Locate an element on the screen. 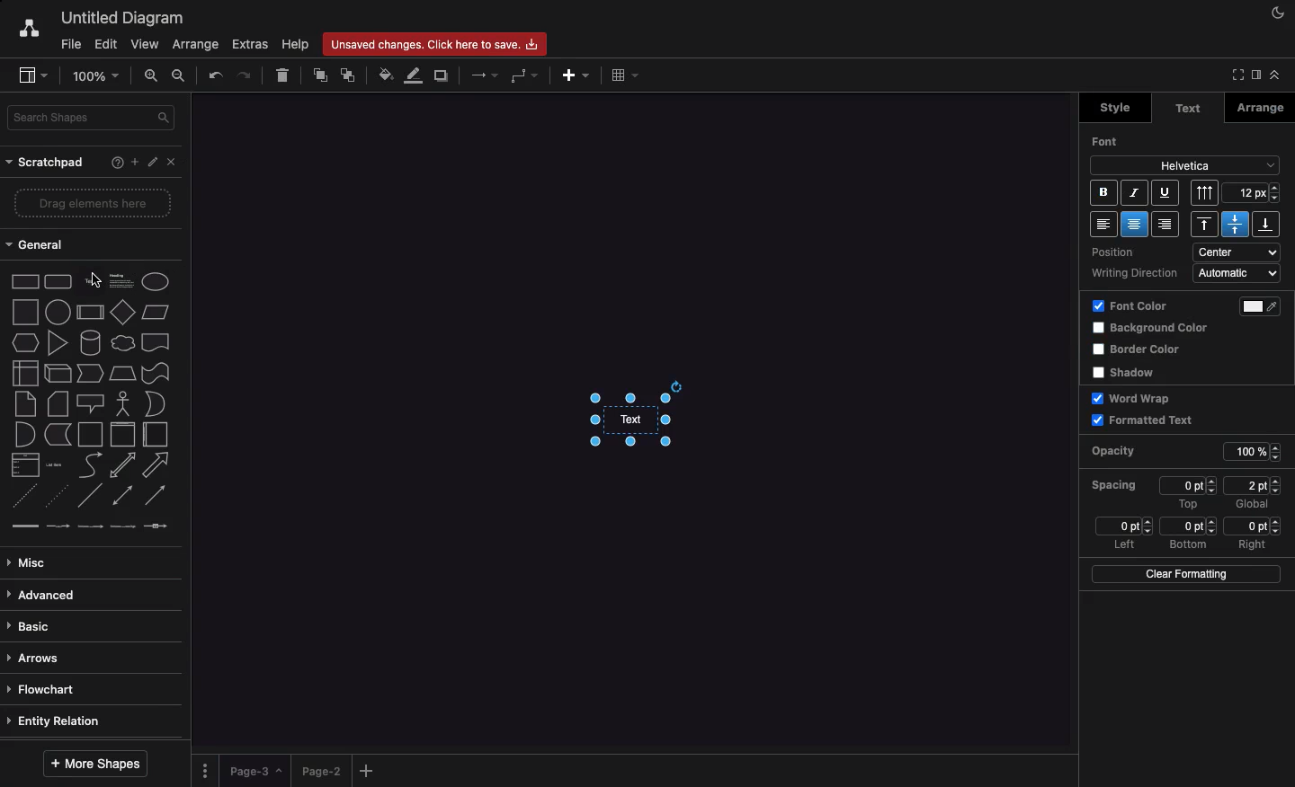  Table is located at coordinates (626, 75).